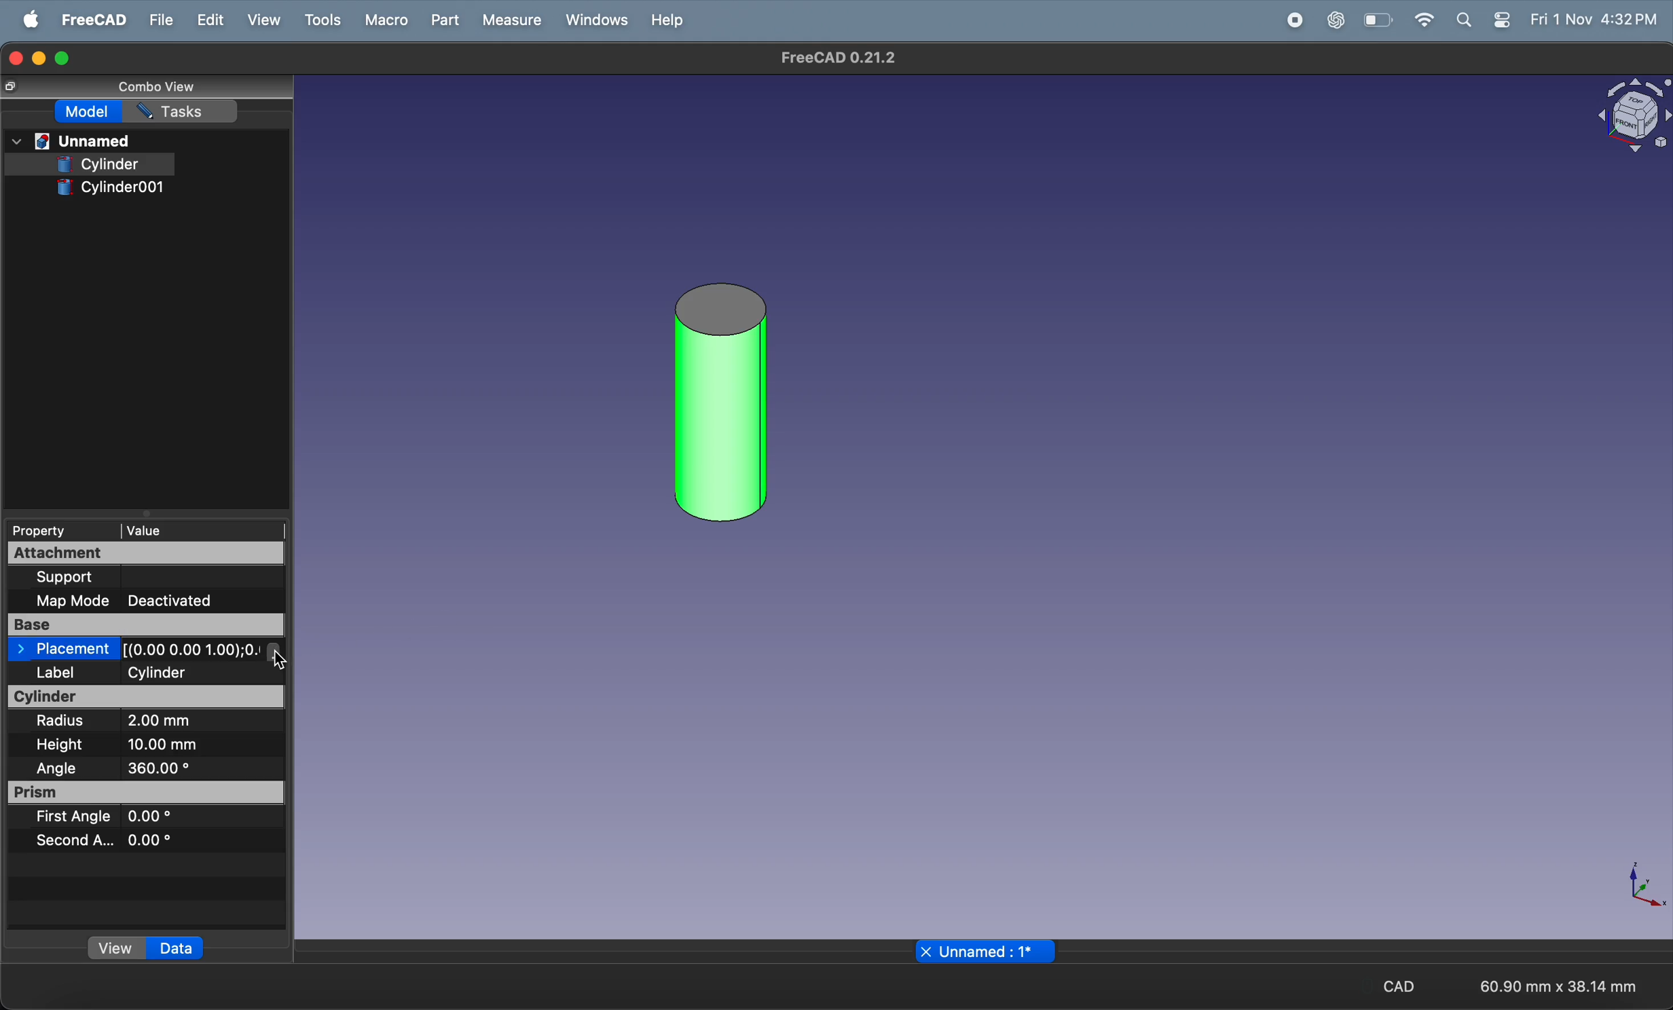 The width and height of the screenshot is (1673, 1010). I want to click on model, so click(88, 112).